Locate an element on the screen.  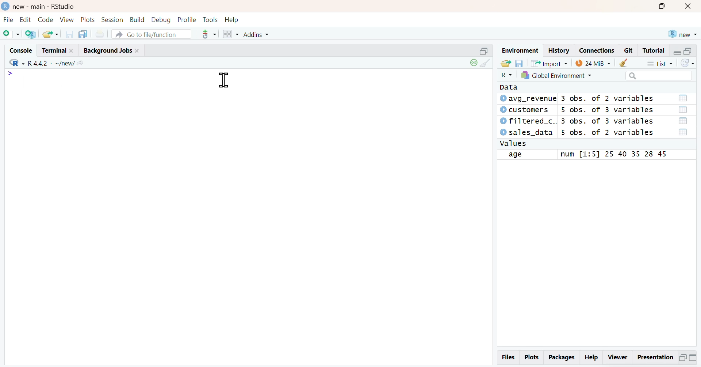
Refresh is located at coordinates (687, 63).